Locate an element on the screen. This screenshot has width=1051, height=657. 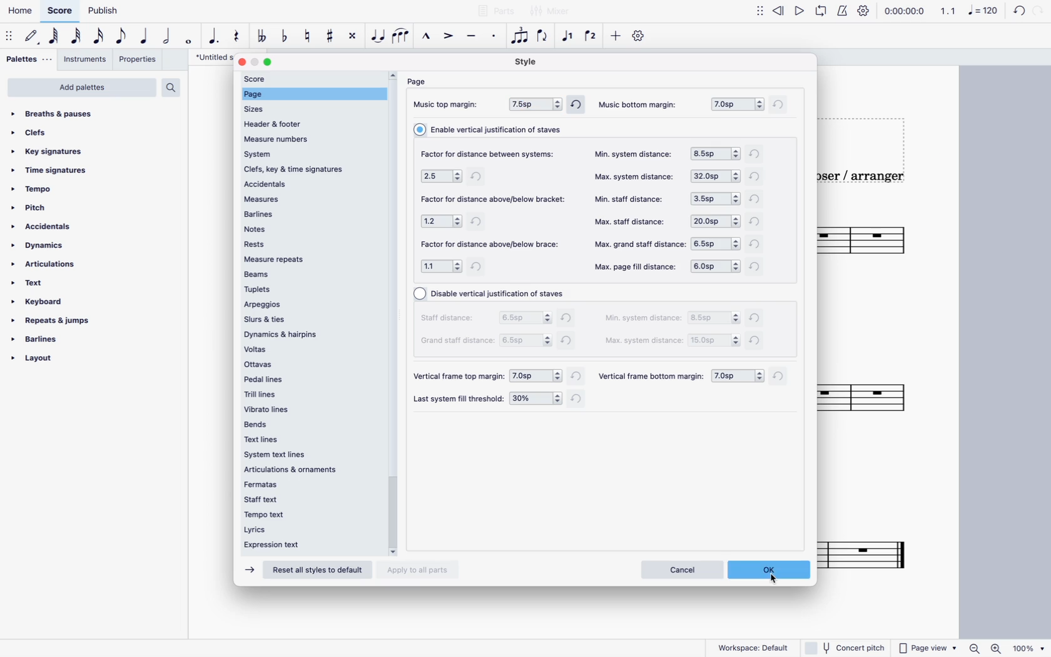
options is located at coordinates (442, 176).